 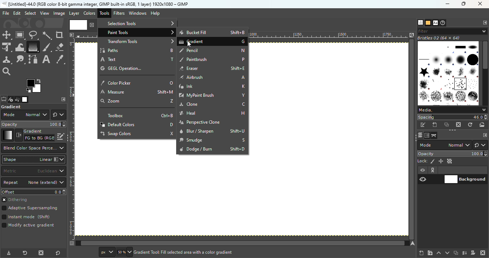 I want to click on GEGL operation, so click(x=127, y=69).